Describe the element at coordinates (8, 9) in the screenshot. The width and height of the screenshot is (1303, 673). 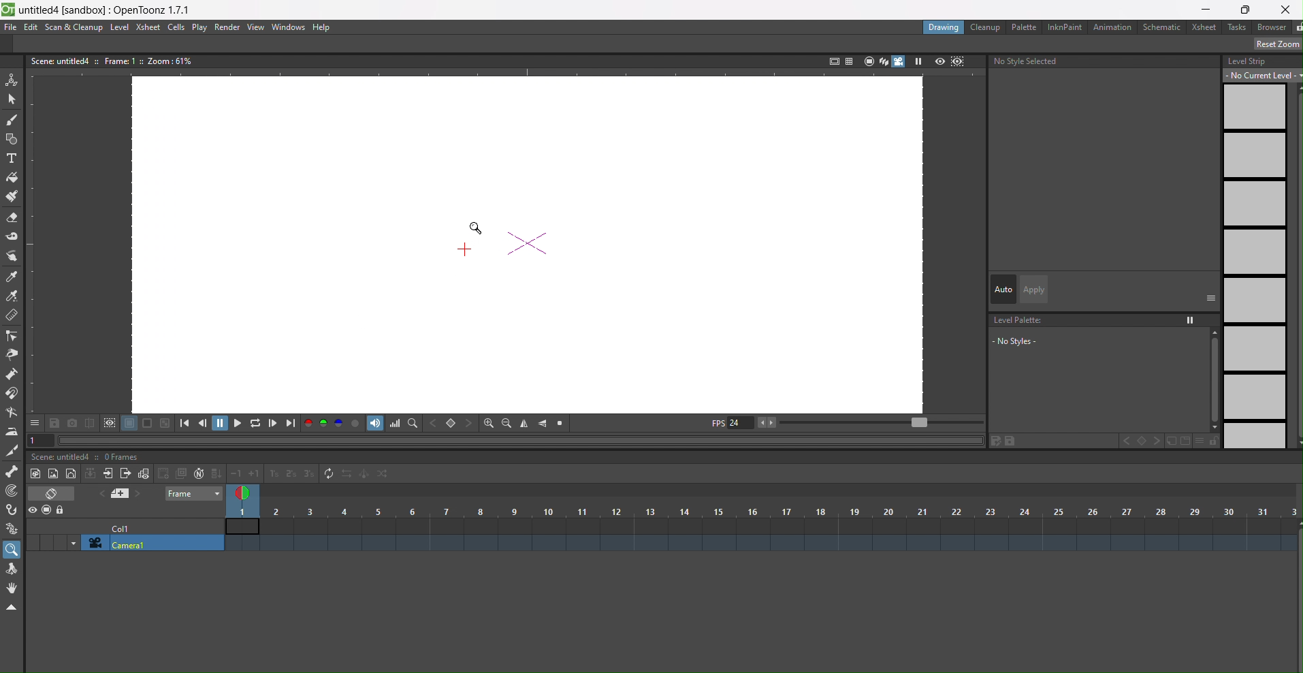
I see `logo` at that location.